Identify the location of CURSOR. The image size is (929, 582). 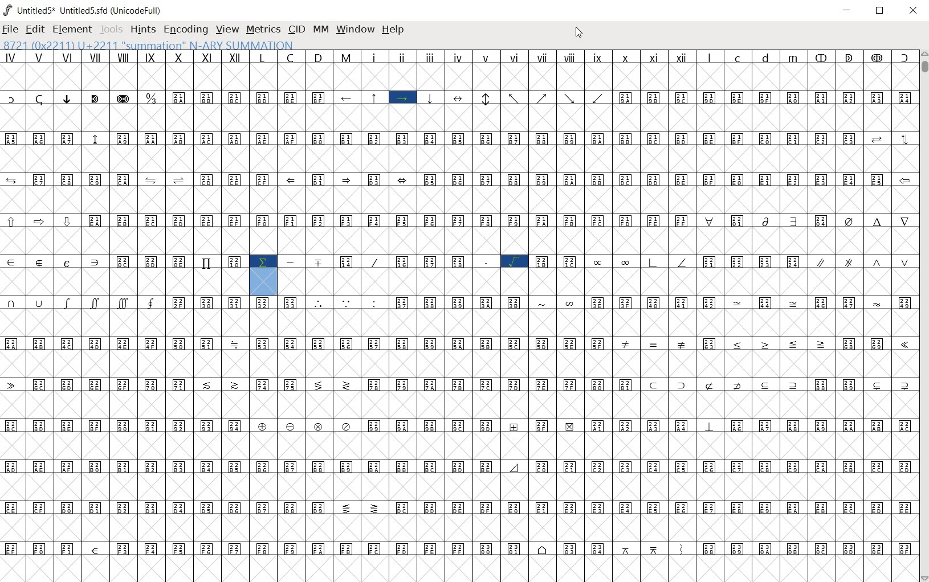
(579, 32).